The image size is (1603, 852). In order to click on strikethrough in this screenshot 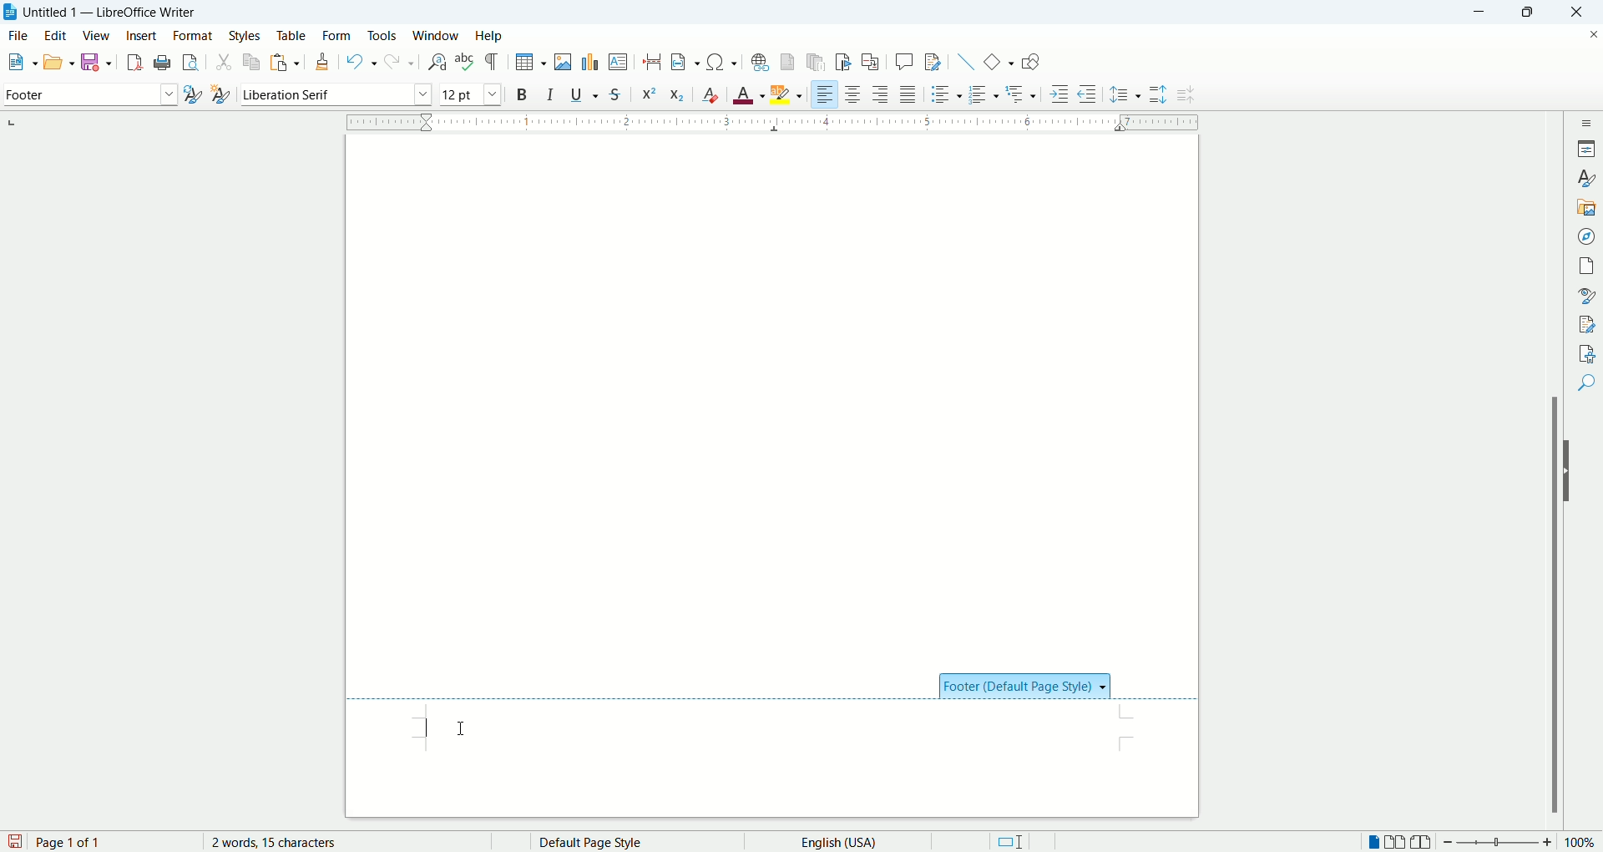, I will do `click(615, 96)`.